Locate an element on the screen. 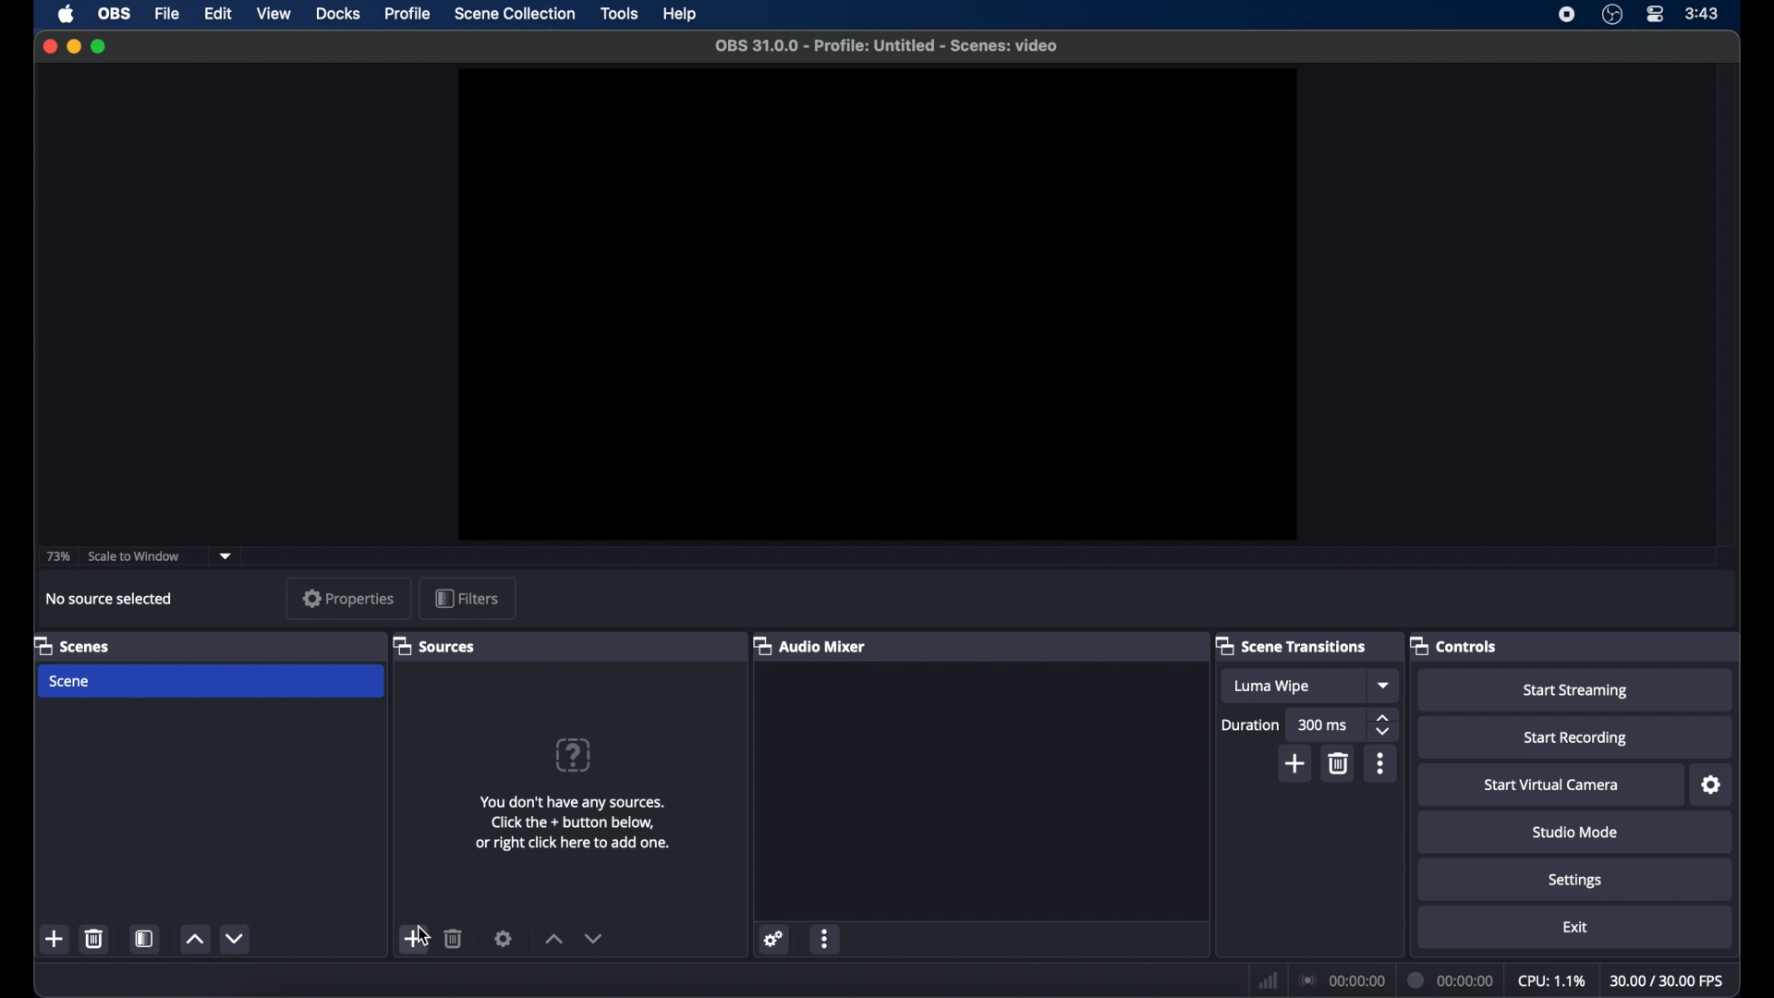  300 ms is located at coordinates (1325, 724).